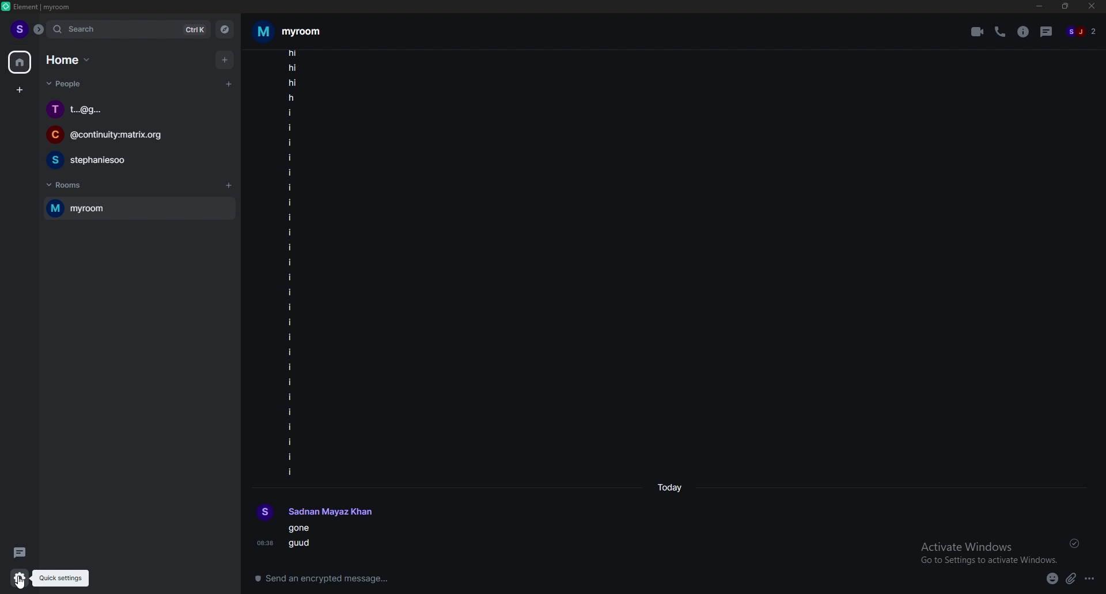 Image resolution: width=1106 pixels, height=594 pixels. I want to click on attachment, so click(1071, 579).